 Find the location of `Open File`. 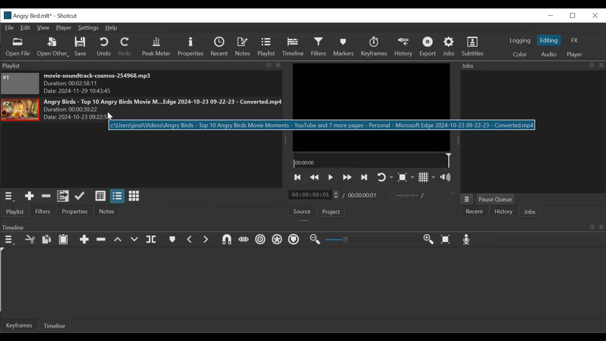

Open File is located at coordinates (17, 47).